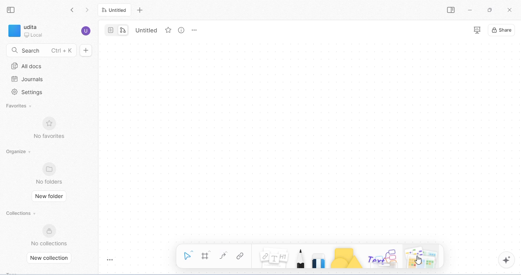 The width and height of the screenshot is (521, 275). I want to click on no favorites, so click(48, 127).